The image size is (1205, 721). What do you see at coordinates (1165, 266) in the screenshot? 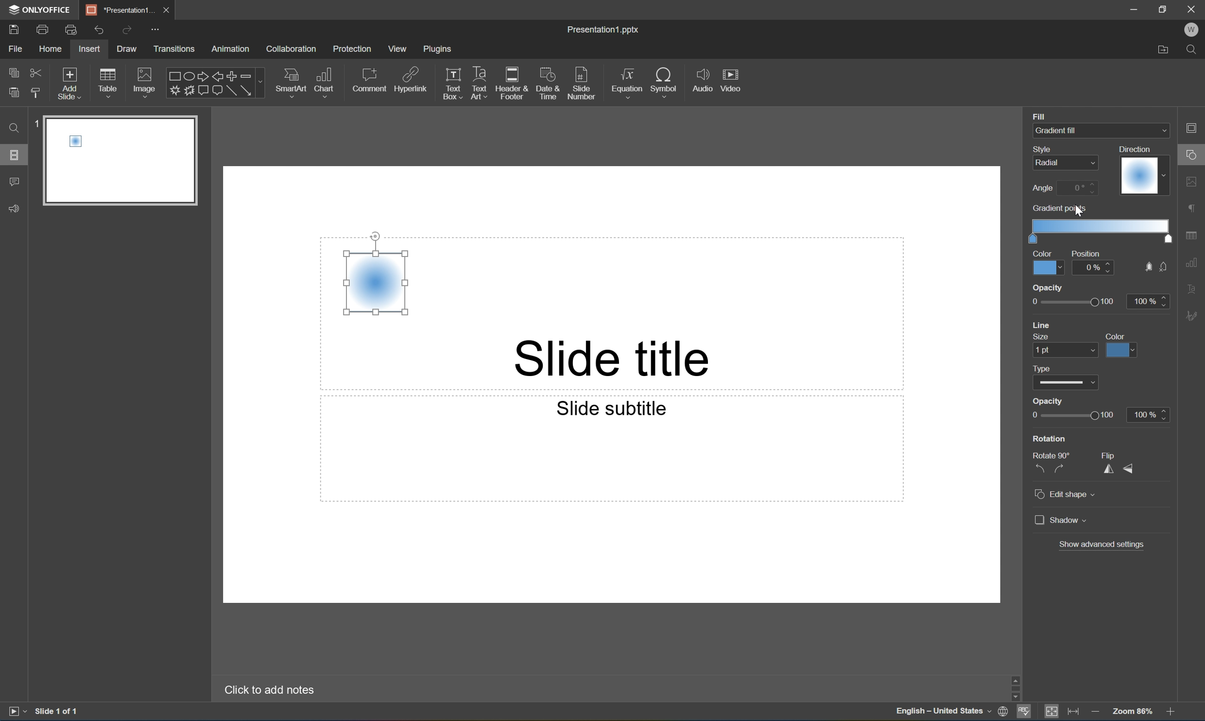
I see `` at bounding box center [1165, 266].